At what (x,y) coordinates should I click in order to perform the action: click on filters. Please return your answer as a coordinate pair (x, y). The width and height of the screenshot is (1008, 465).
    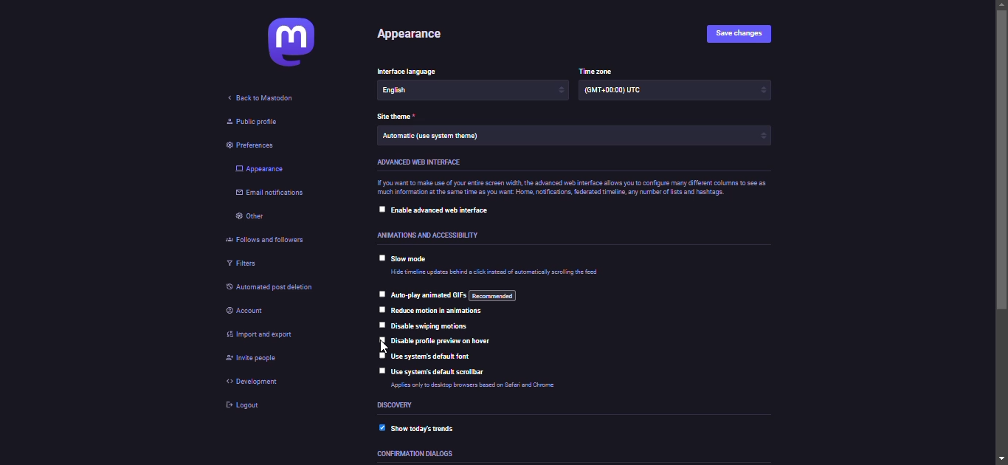
    Looking at the image, I should click on (242, 263).